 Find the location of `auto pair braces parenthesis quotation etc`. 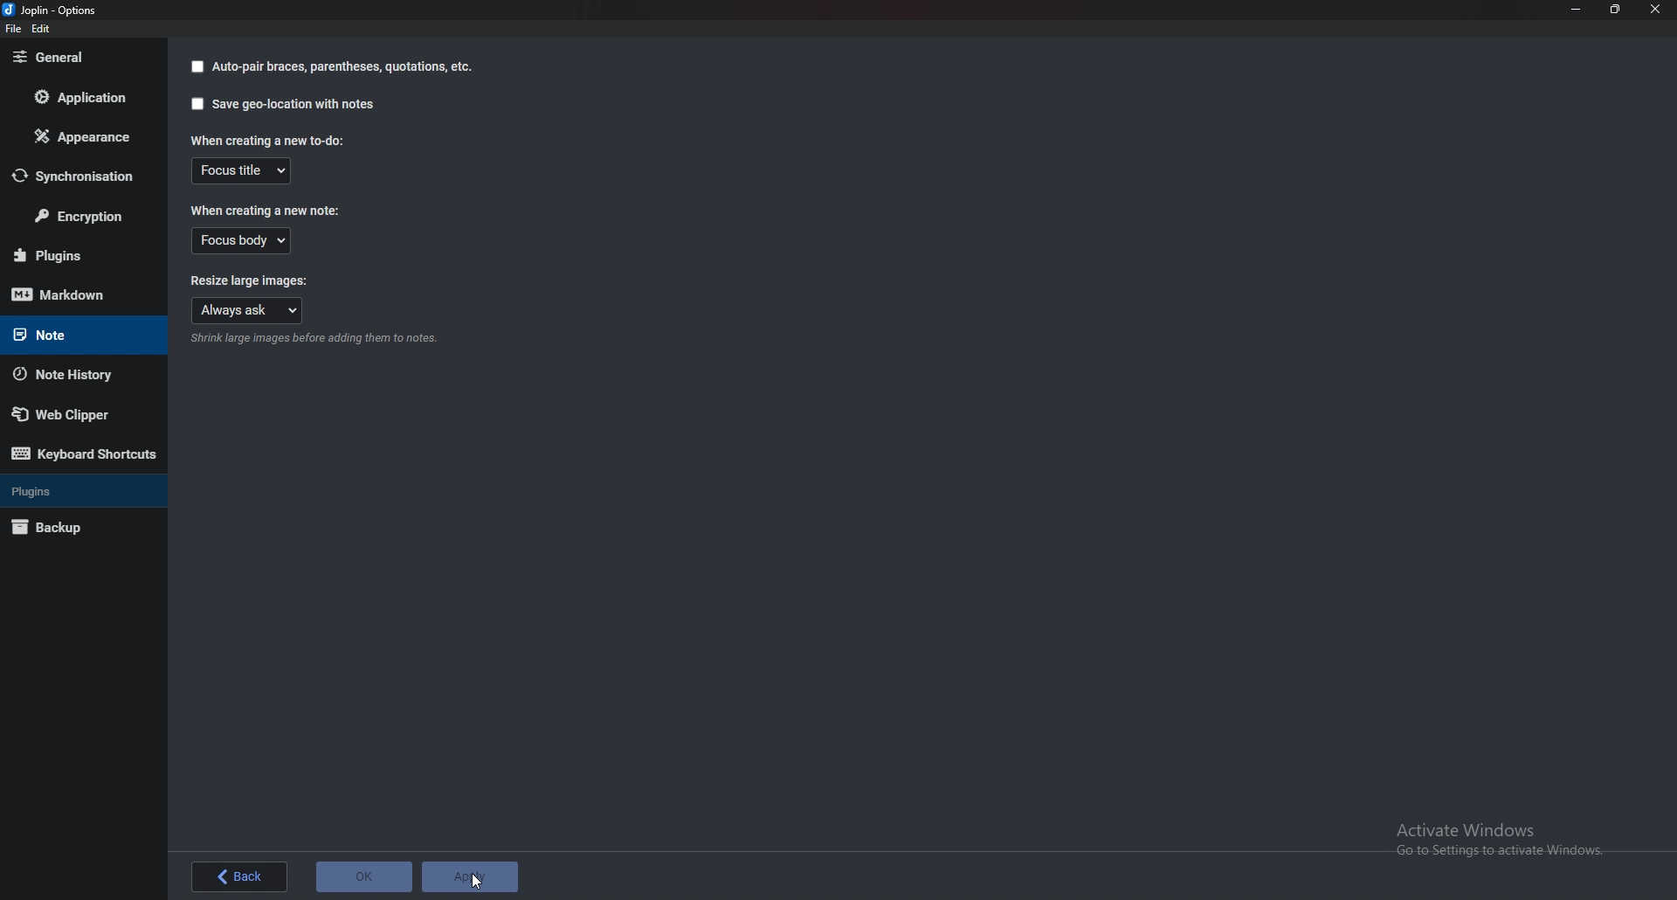

auto pair braces parenthesis quotation etc is located at coordinates (342, 67).